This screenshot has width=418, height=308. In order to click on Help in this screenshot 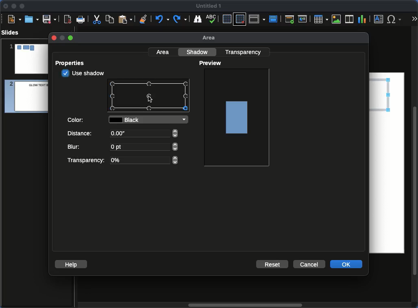, I will do `click(71, 264)`.